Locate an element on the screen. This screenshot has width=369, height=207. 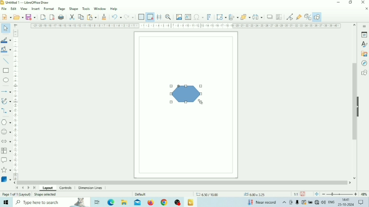
Stars and Banners is located at coordinates (6, 170).